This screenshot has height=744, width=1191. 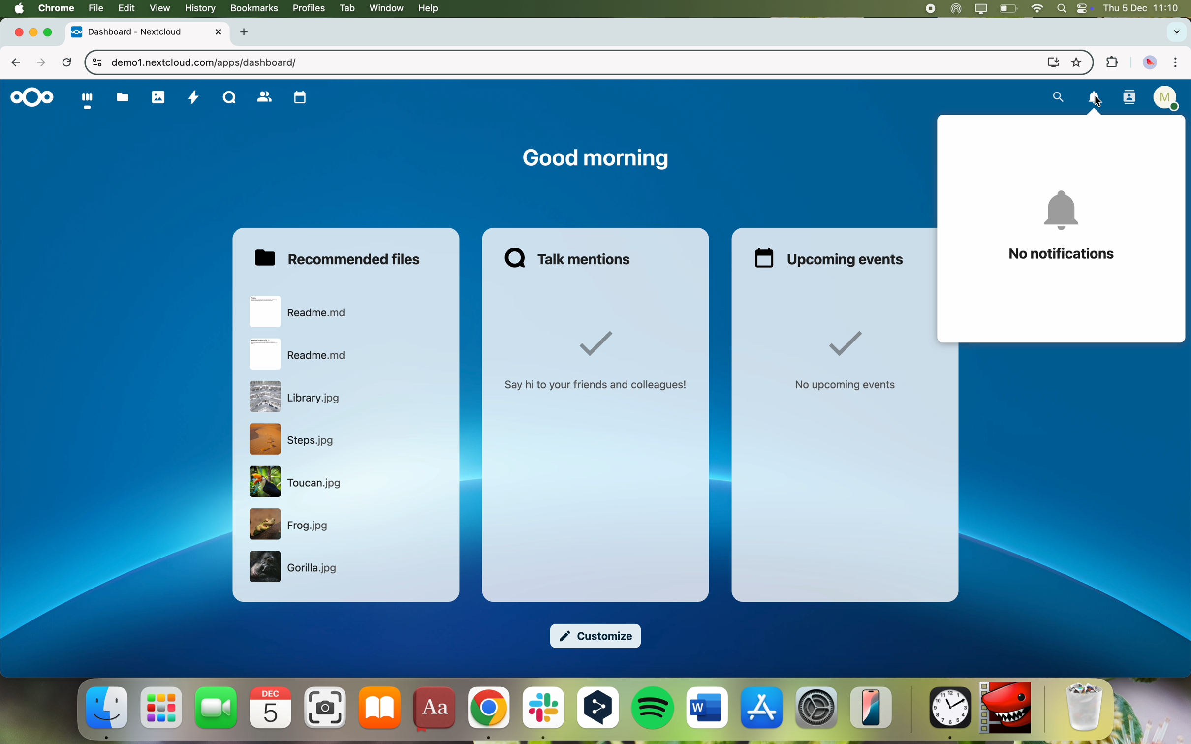 I want to click on calendars, so click(x=300, y=98).